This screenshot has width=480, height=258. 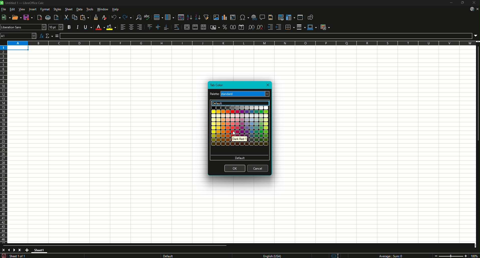 I want to click on Print, so click(x=48, y=17).